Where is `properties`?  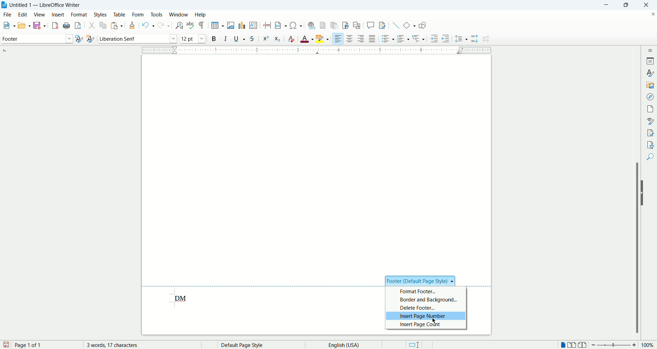 properties is located at coordinates (651, 60).